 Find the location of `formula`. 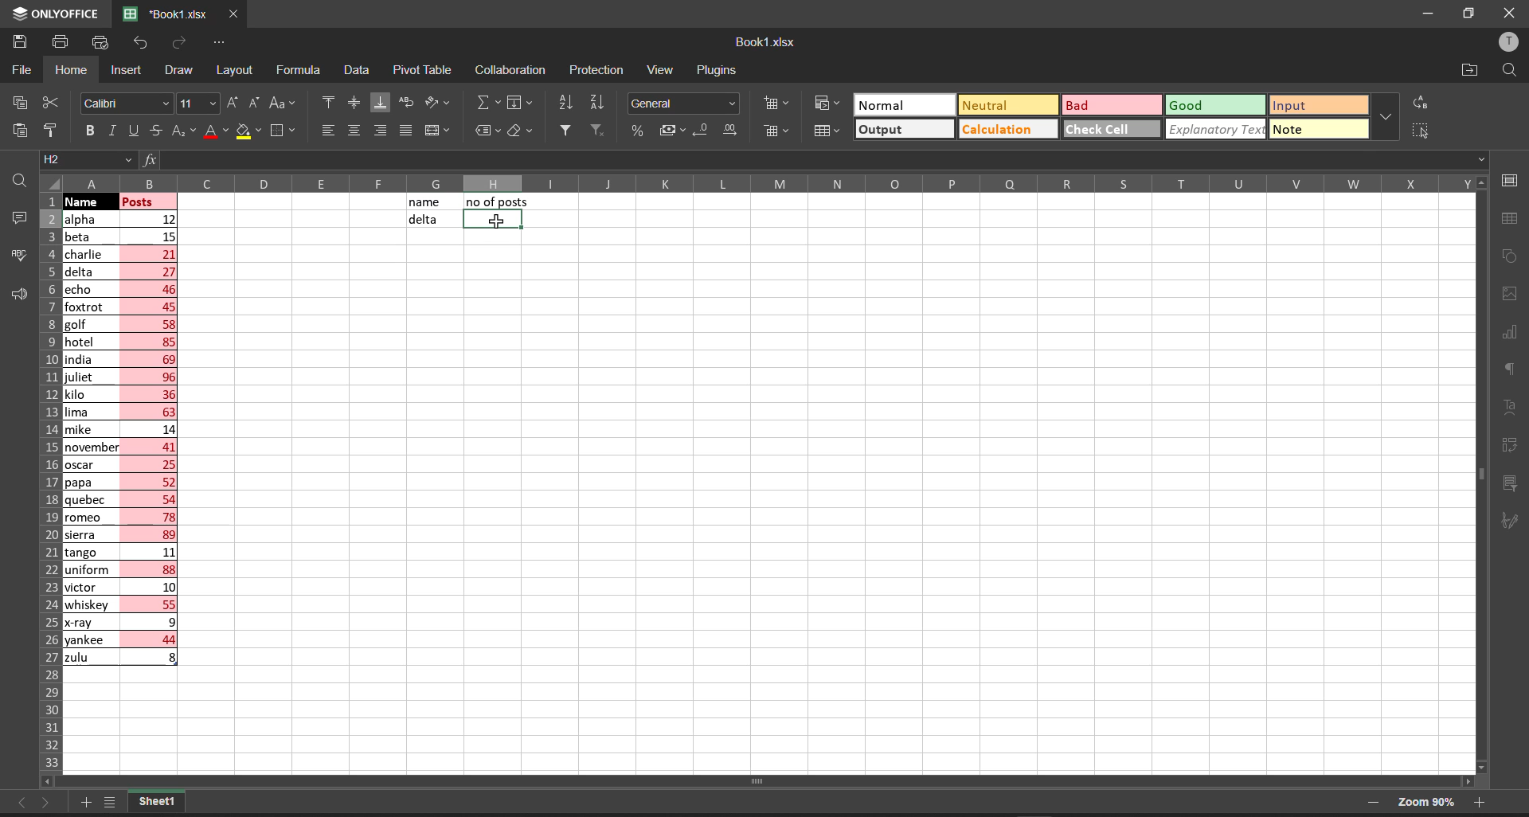

formula is located at coordinates (147, 159).